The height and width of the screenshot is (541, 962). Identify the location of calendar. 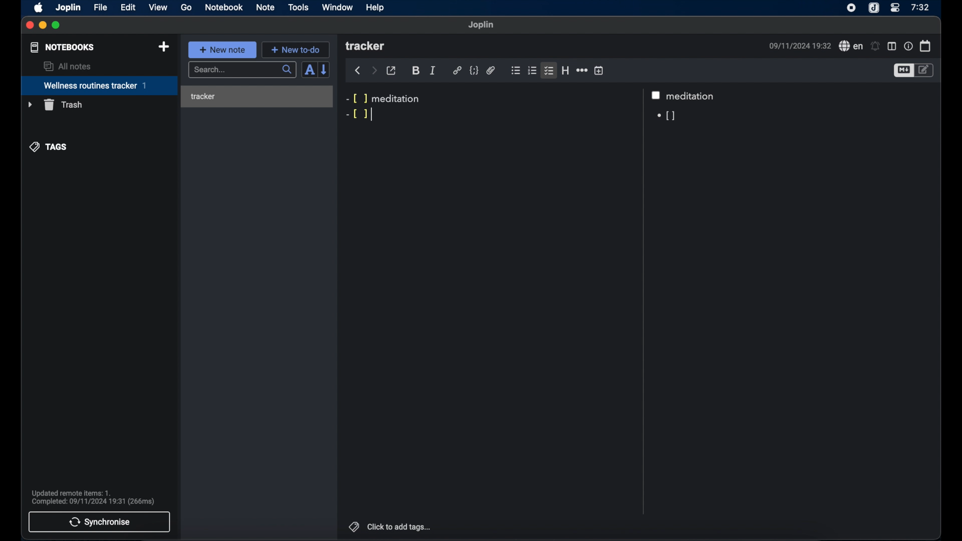
(925, 46).